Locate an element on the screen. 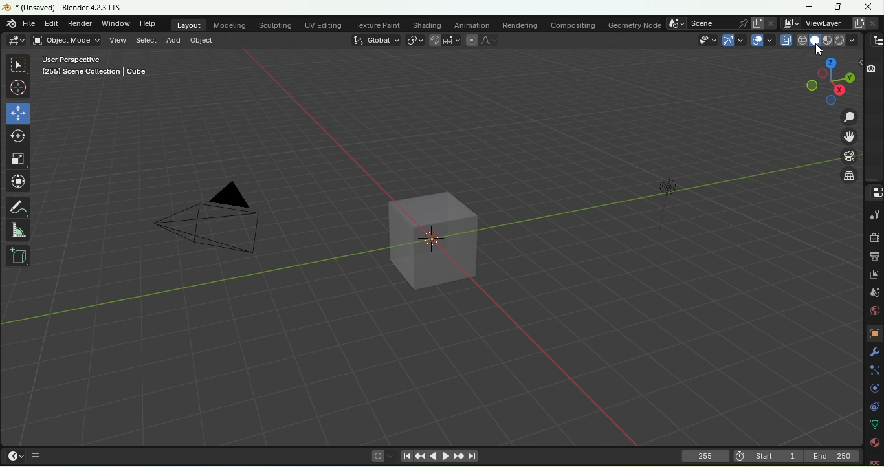  Scene is located at coordinates (876, 295).